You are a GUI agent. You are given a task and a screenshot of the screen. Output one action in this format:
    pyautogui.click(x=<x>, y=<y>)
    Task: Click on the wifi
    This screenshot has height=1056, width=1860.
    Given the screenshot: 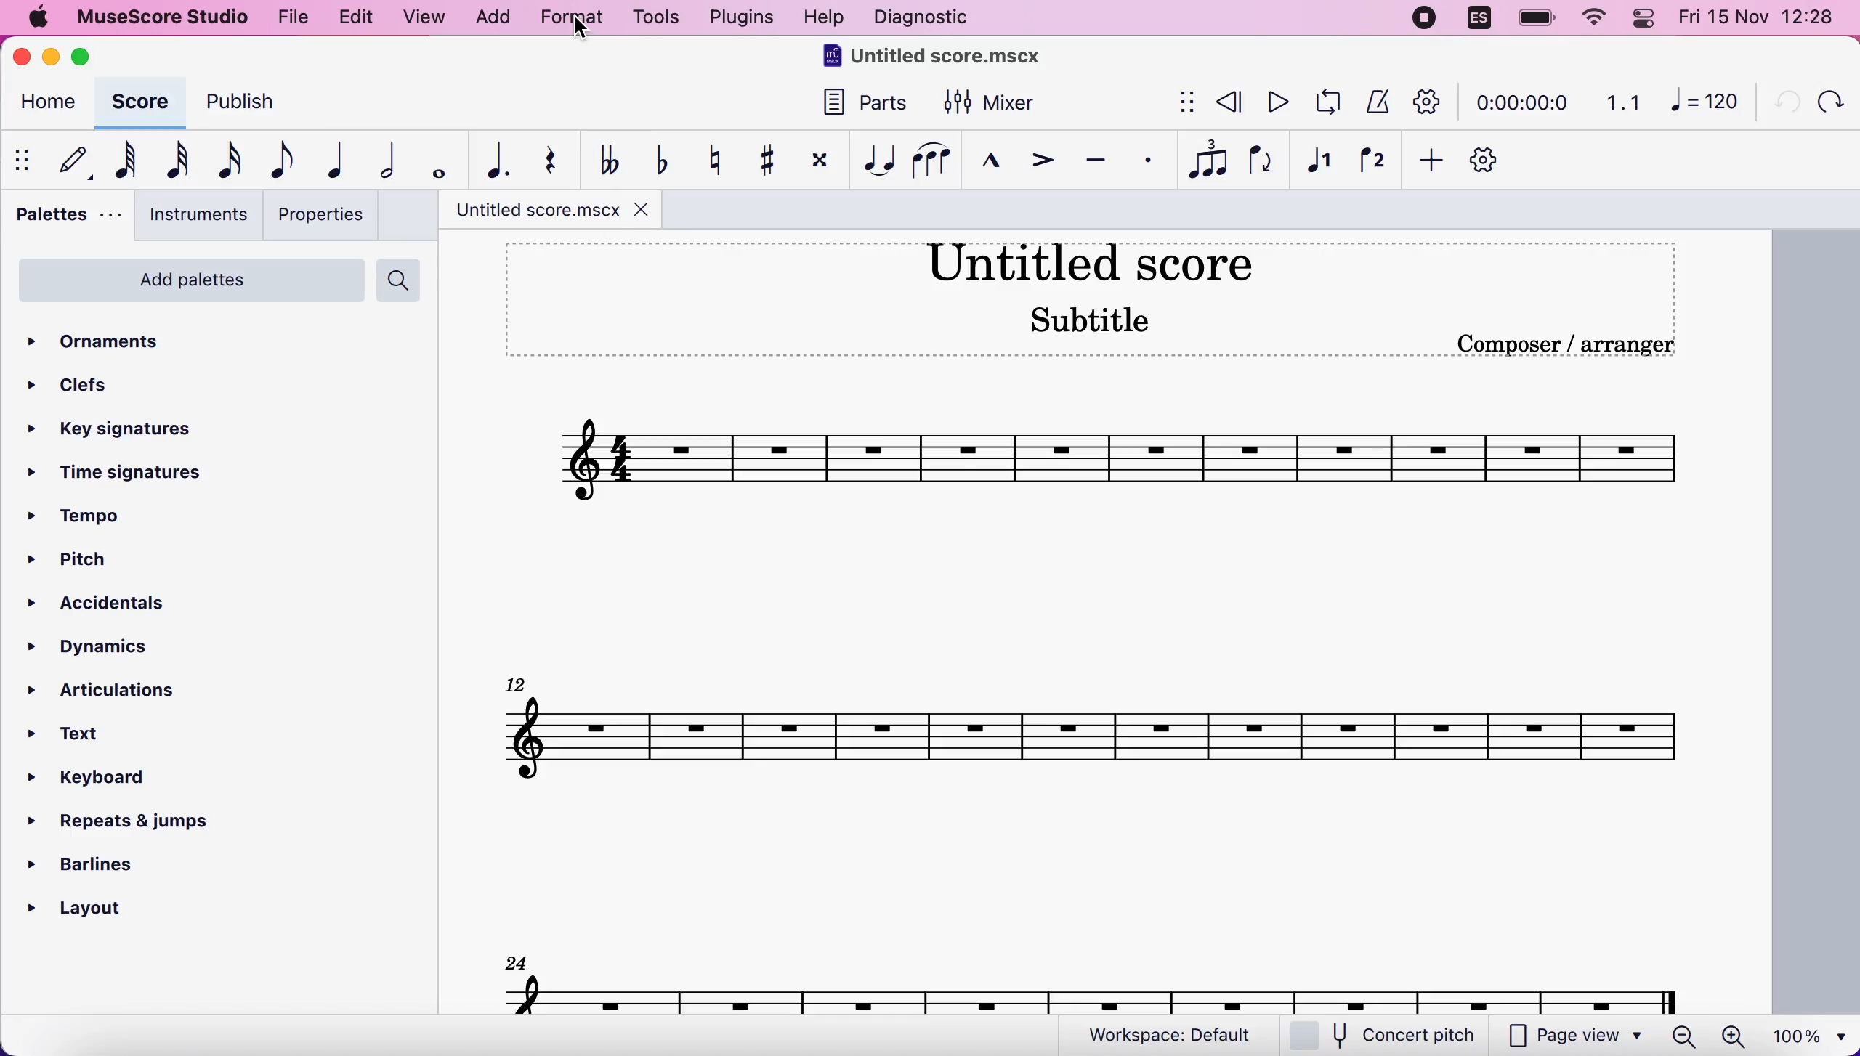 What is the action you would take?
    pyautogui.click(x=1591, y=18)
    